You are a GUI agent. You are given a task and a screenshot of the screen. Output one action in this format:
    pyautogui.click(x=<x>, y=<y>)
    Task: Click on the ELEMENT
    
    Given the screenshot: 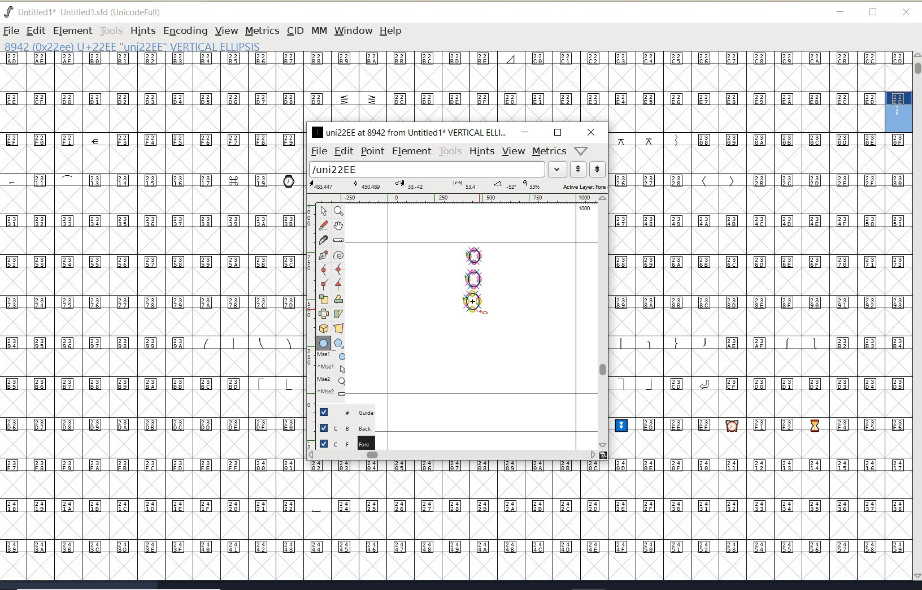 What is the action you would take?
    pyautogui.click(x=72, y=31)
    